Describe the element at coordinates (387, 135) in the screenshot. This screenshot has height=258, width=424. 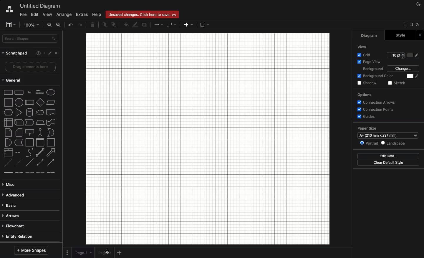
I see `a4 (210 mmx297 mm) ` at that location.